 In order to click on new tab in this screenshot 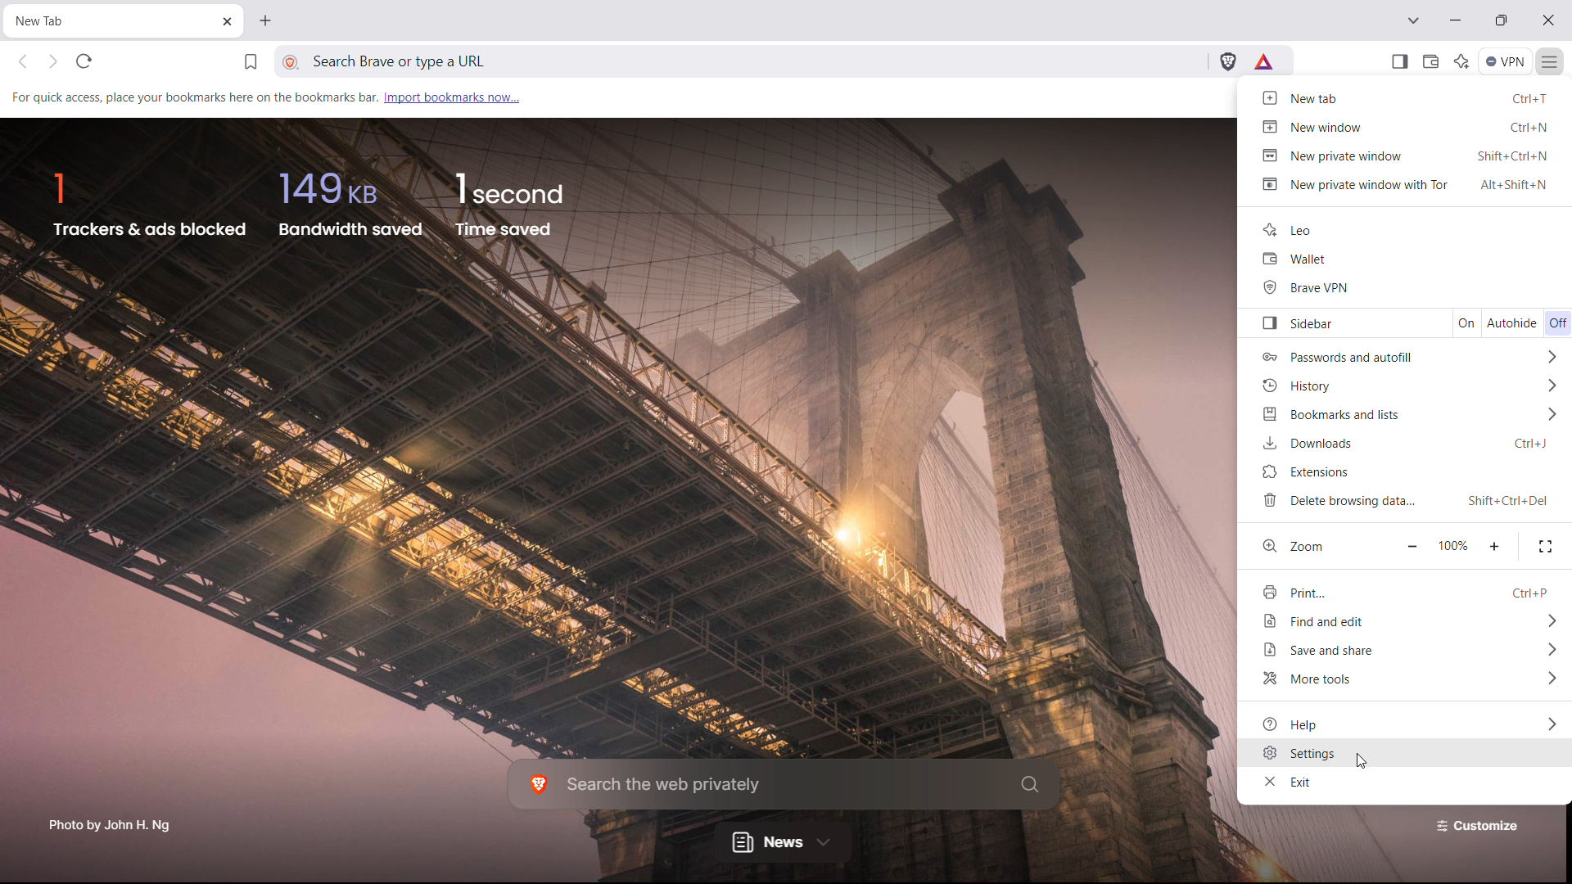, I will do `click(1409, 98)`.